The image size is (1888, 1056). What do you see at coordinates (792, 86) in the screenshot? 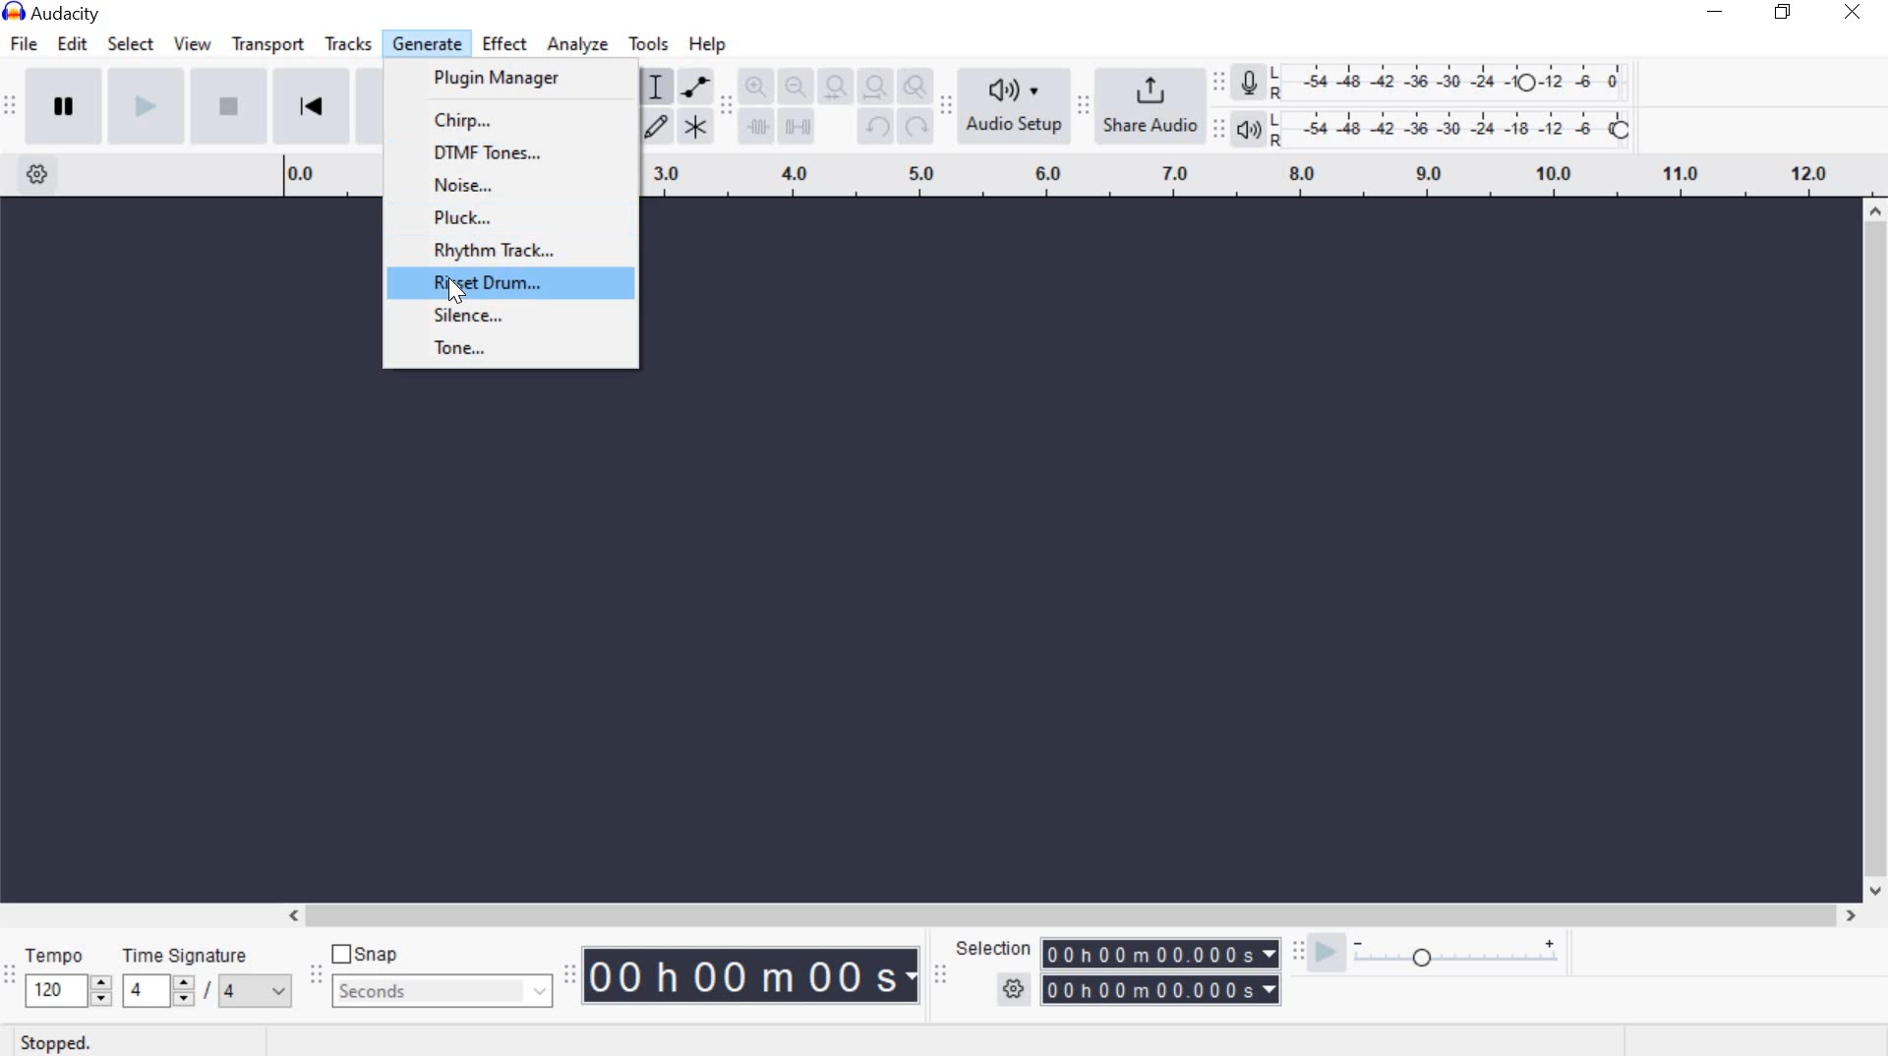
I see `Zoom Out` at bounding box center [792, 86].